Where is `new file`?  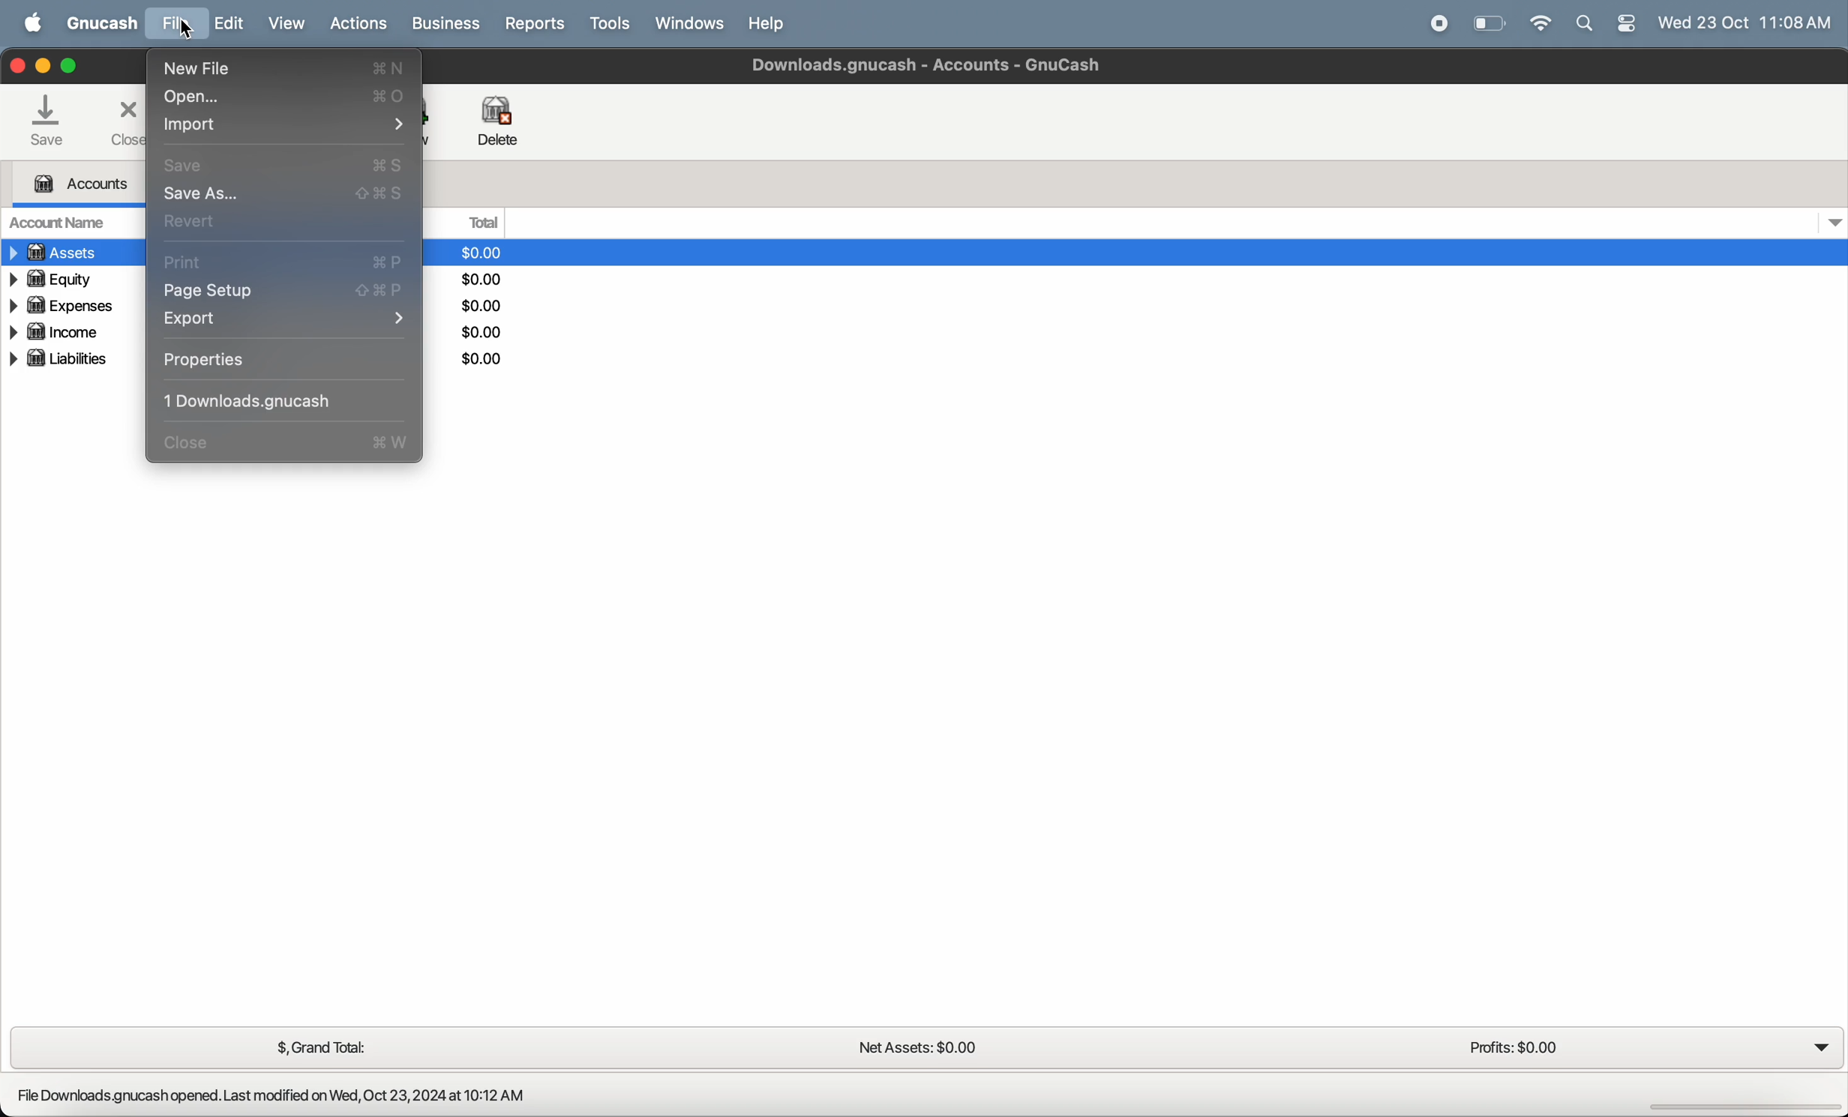
new file is located at coordinates (286, 70).